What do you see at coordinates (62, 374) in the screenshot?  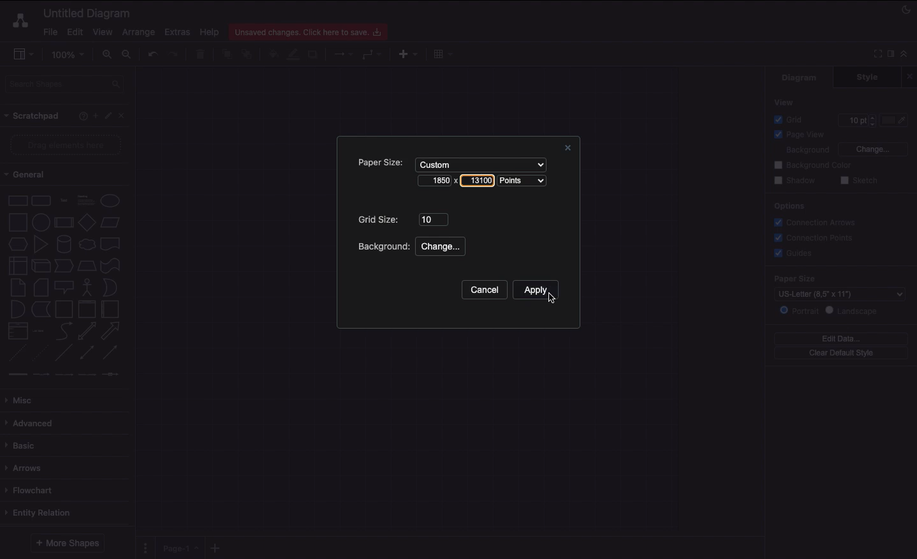 I see `connector 3` at bounding box center [62, 374].